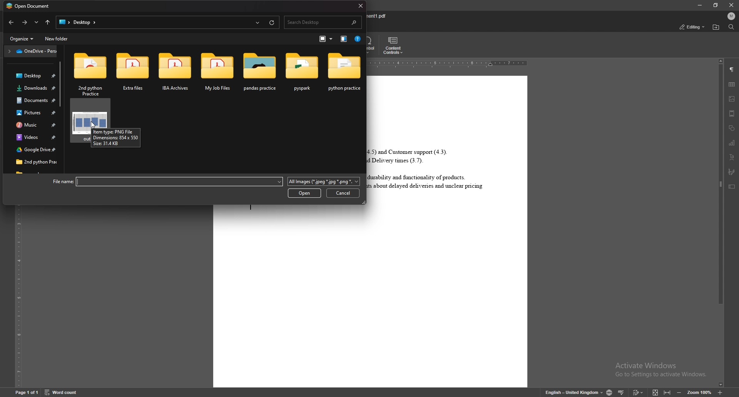  I want to click on options, so click(36, 22).